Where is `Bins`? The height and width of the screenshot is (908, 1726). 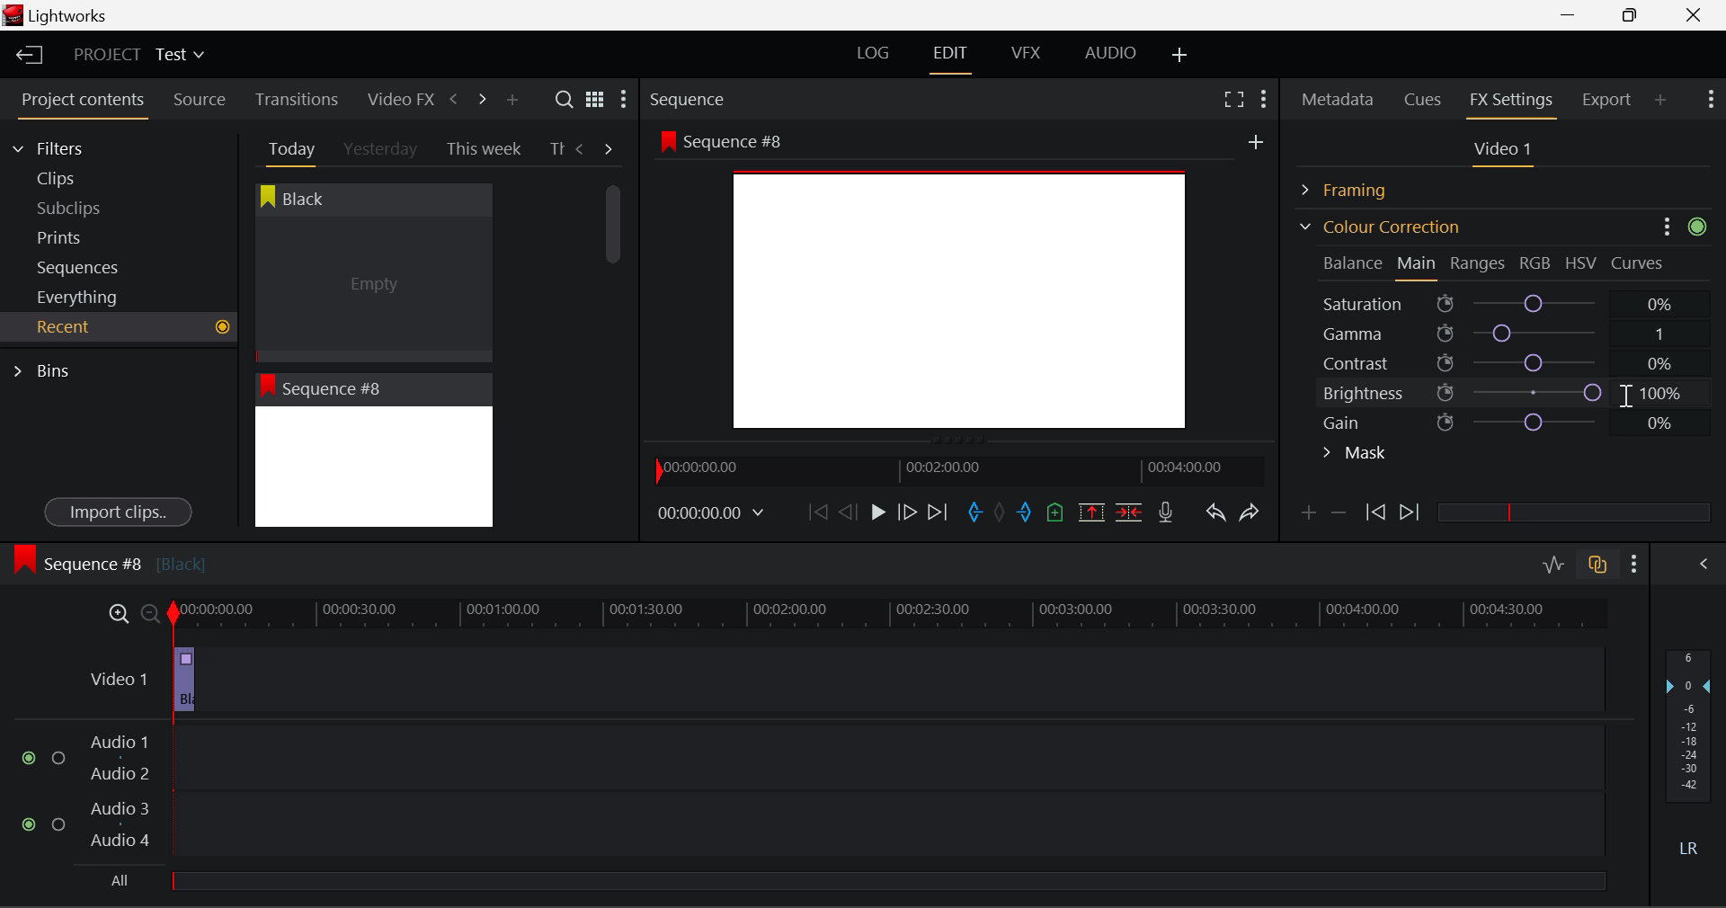 Bins is located at coordinates (48, 369).